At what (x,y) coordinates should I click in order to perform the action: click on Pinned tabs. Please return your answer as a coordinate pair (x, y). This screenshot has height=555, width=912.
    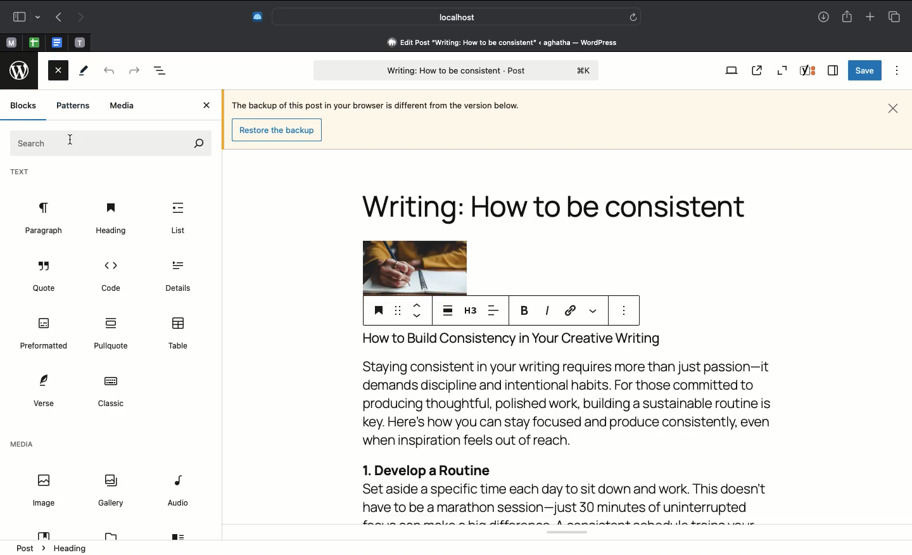
    Looking at the image, I should click on (12, 42).